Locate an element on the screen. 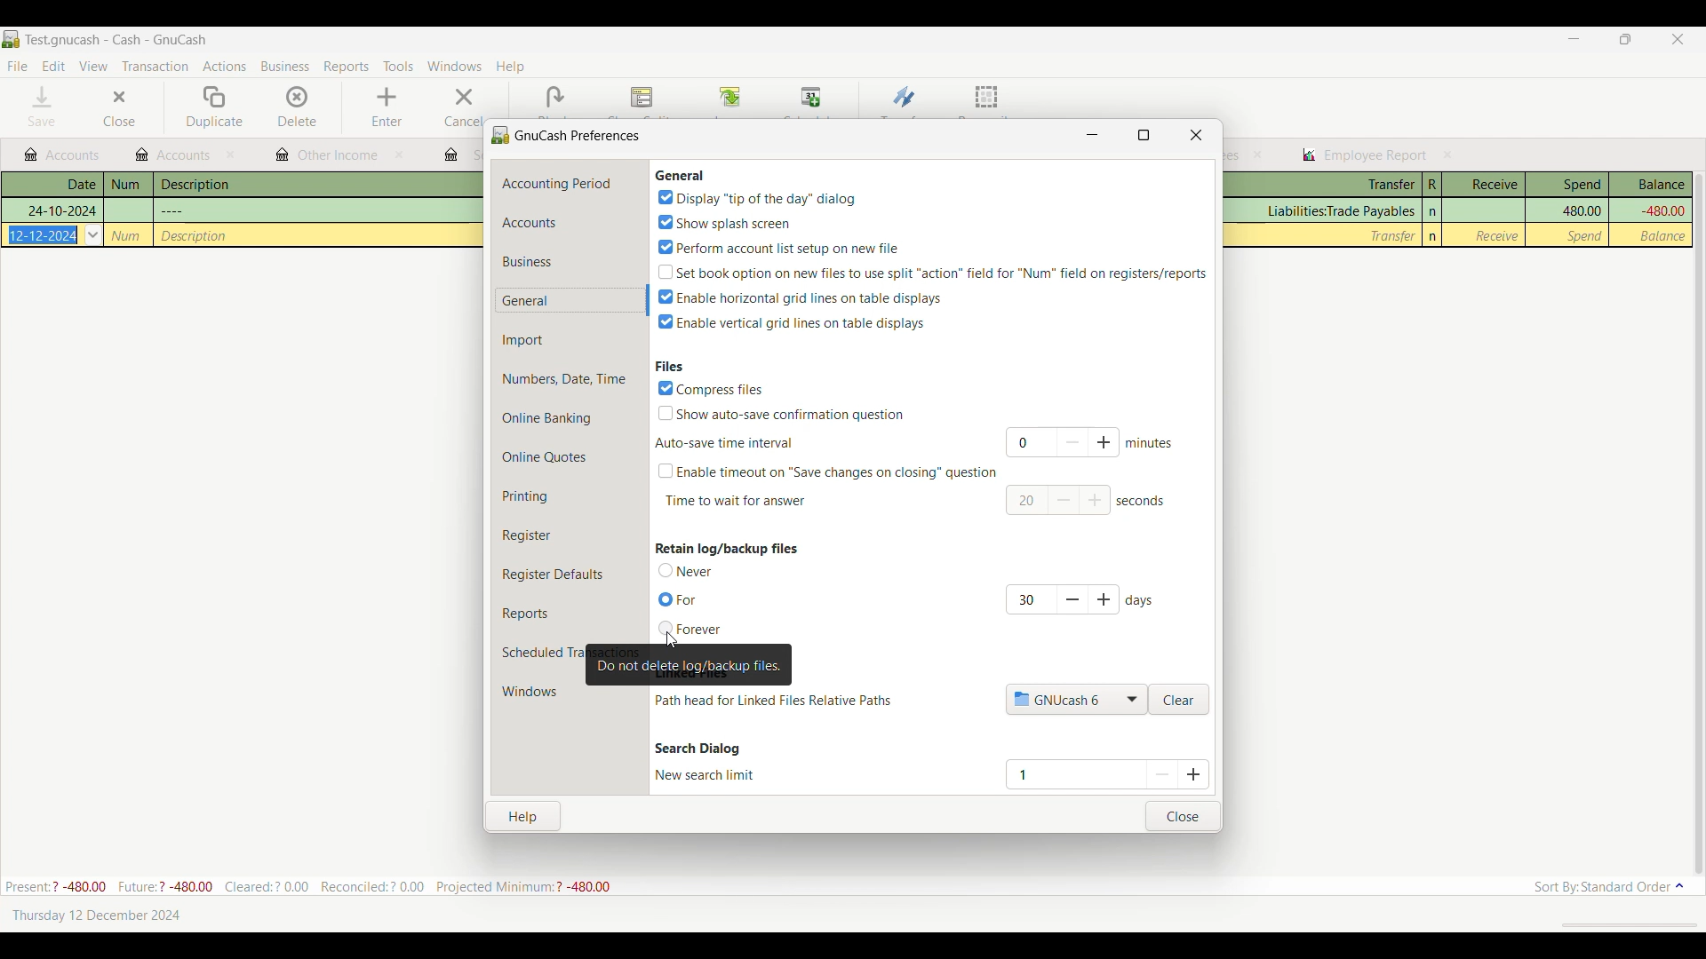 This screenshot has height=959, width=1706. Close window is located at coordinates (1196, 135).